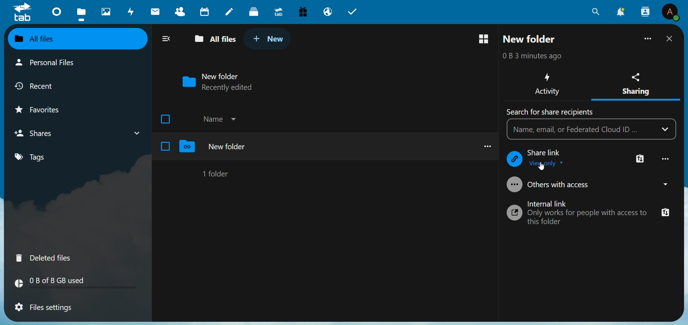  What do you see at coordinates (635, 101) in the screenshot?
I see `Sharing selected` at bounding box center [635, 101].